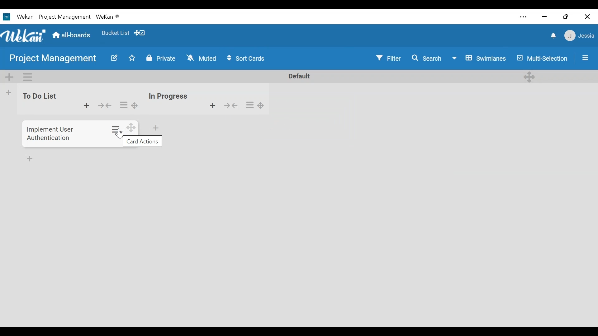 This screenshot has width=598, height=336. Describe the element at coordinates (234, 107) in the screenshot. I see `show/hide` at that location.